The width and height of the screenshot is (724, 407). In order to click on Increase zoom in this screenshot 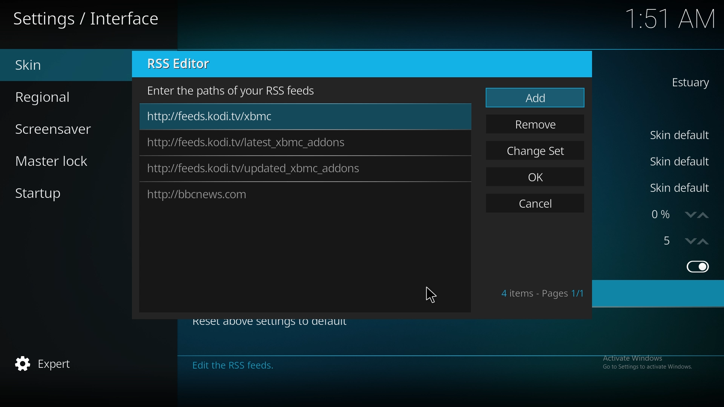, I will do `click(705, 214)`.